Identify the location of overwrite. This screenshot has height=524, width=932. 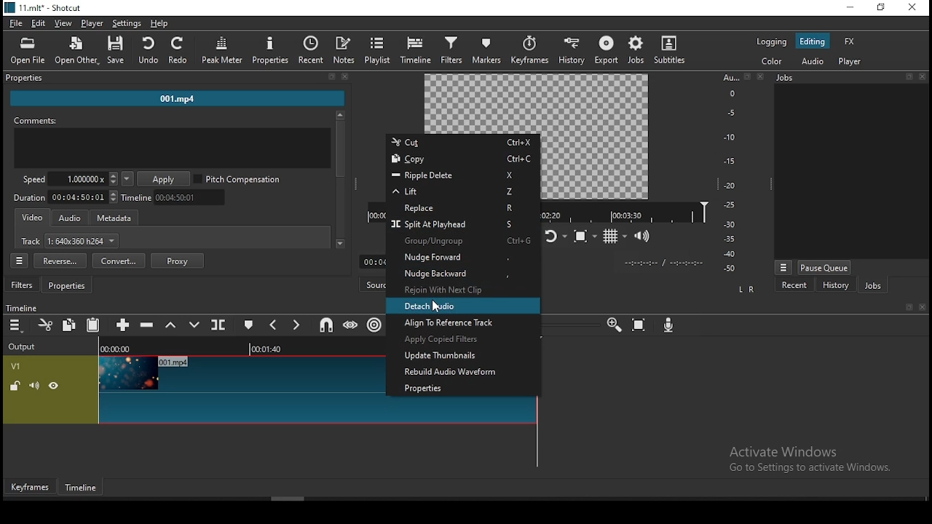
(194, 325).